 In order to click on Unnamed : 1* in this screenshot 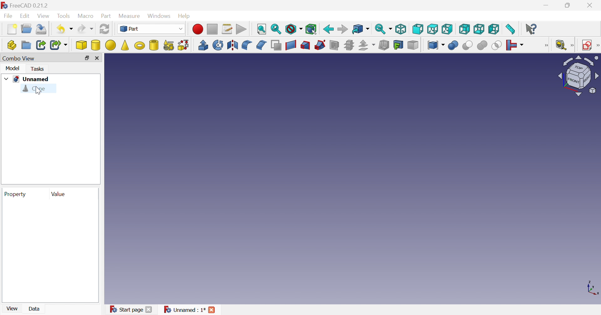, I will do `click(185, 310)`.